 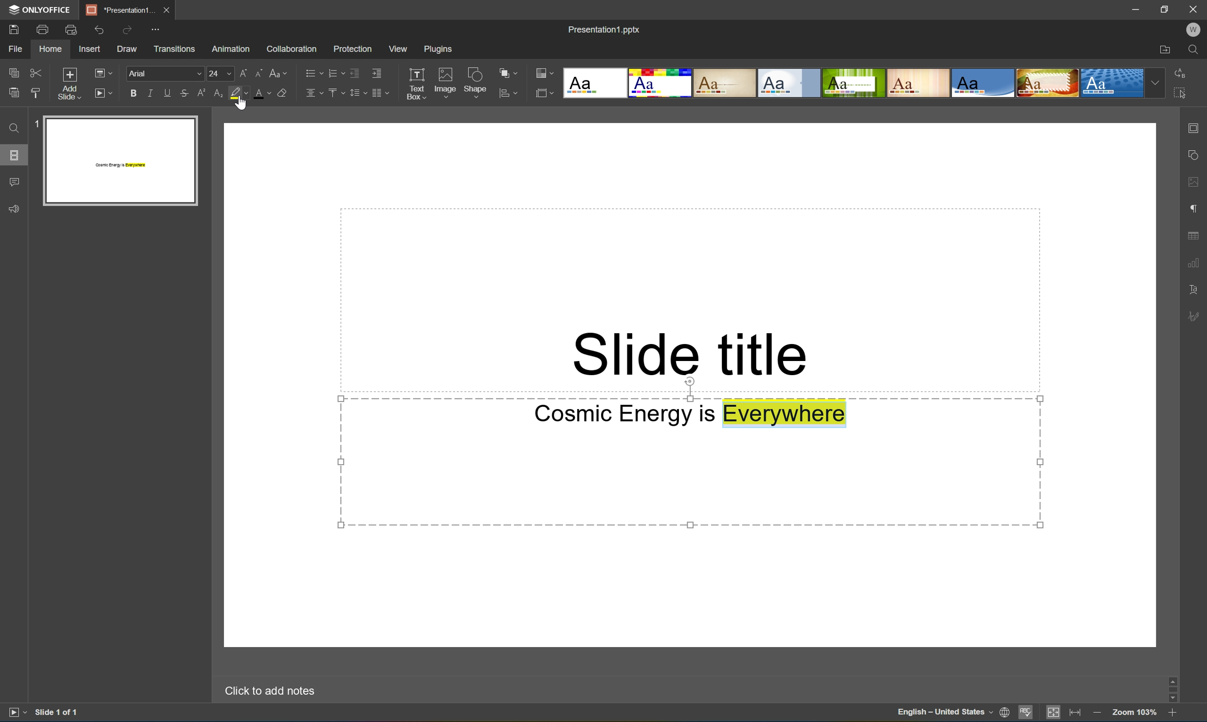 What do you see at coordinates (1193, 317) in the screenshot?
I see `Signature settings` at bounding box center [1193, 317].